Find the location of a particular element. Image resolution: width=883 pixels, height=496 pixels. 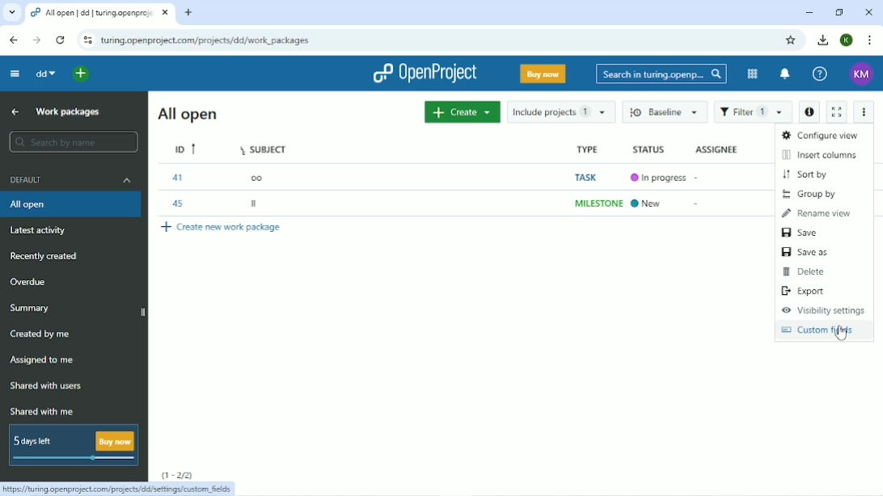

Collapse project menu is located at coordinates (15, 74).